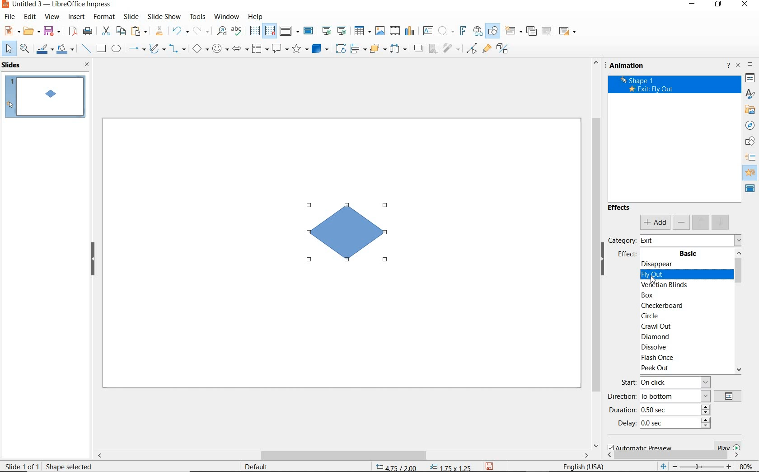 The width and height of the screenshot is (759, 472). I want to click on insert hyperlink, so click(478, 33).